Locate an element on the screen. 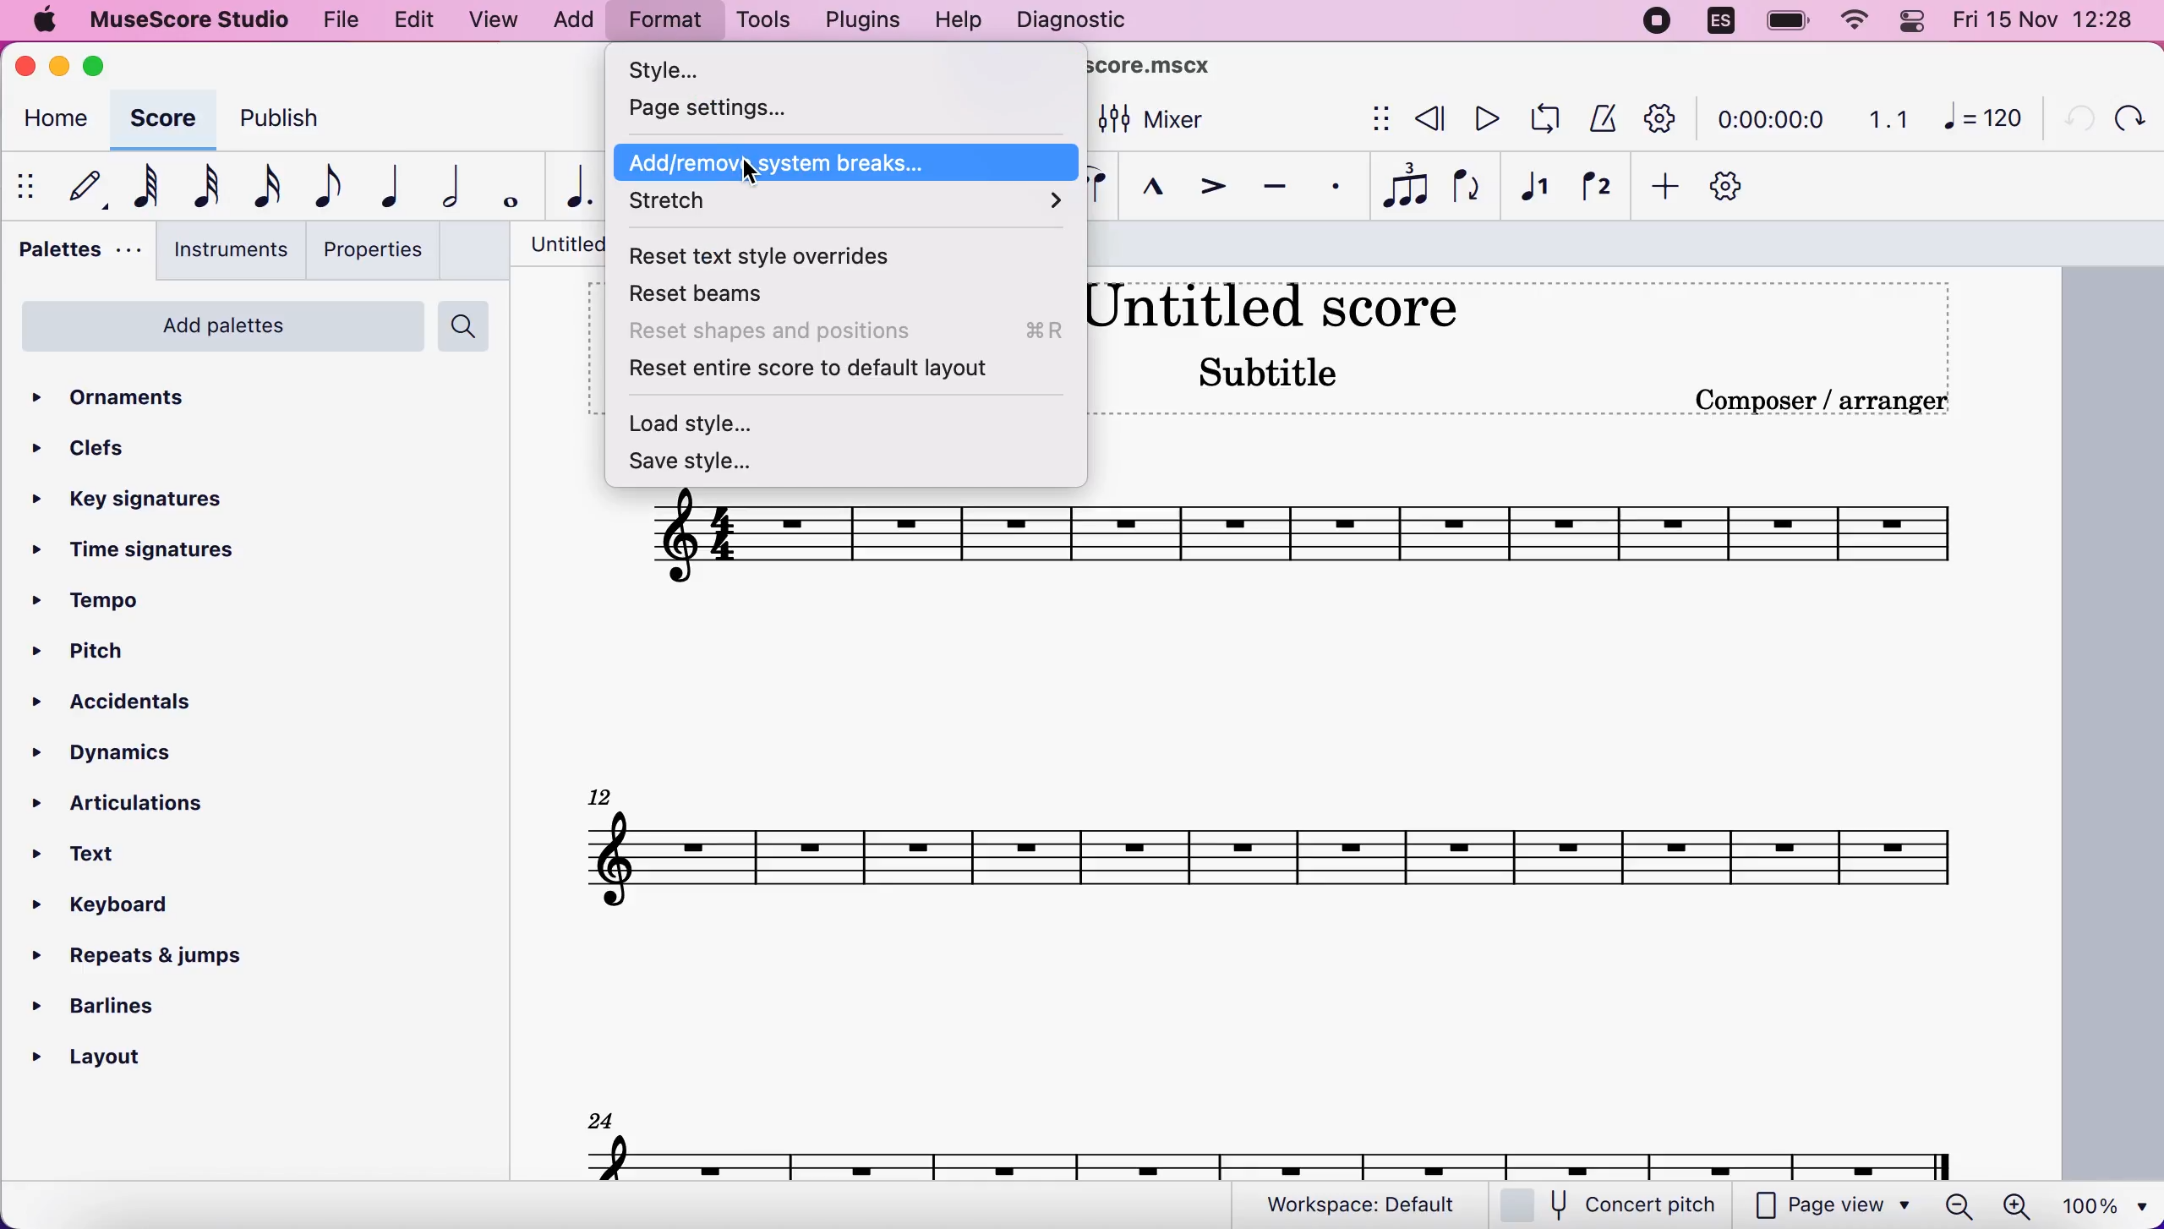 The width and height of the screenshot is (2164, 1229). load style is located at coordinates (722, 419).